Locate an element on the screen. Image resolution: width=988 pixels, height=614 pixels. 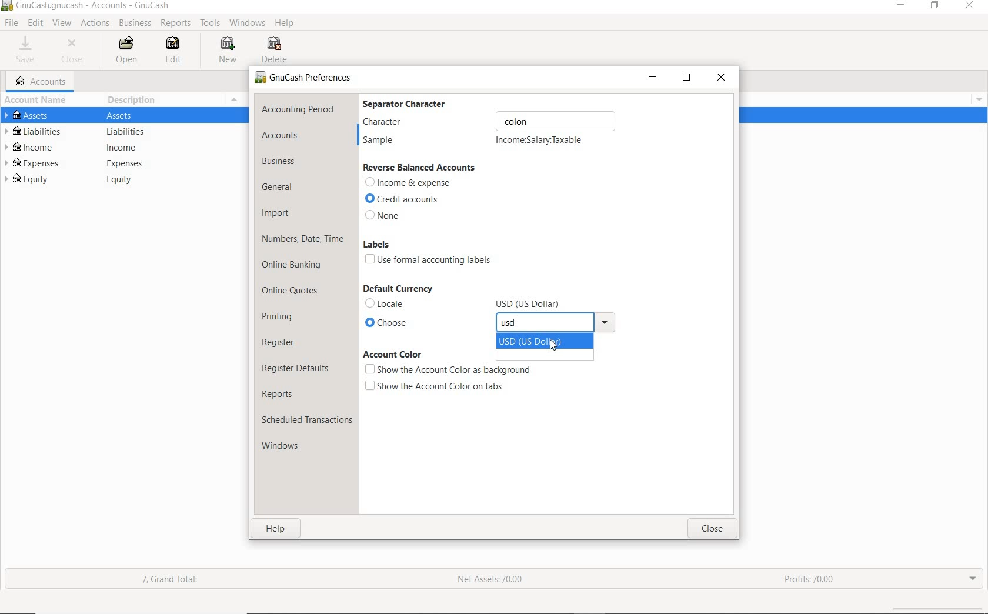
separator character is located at coordinates (412, 103).